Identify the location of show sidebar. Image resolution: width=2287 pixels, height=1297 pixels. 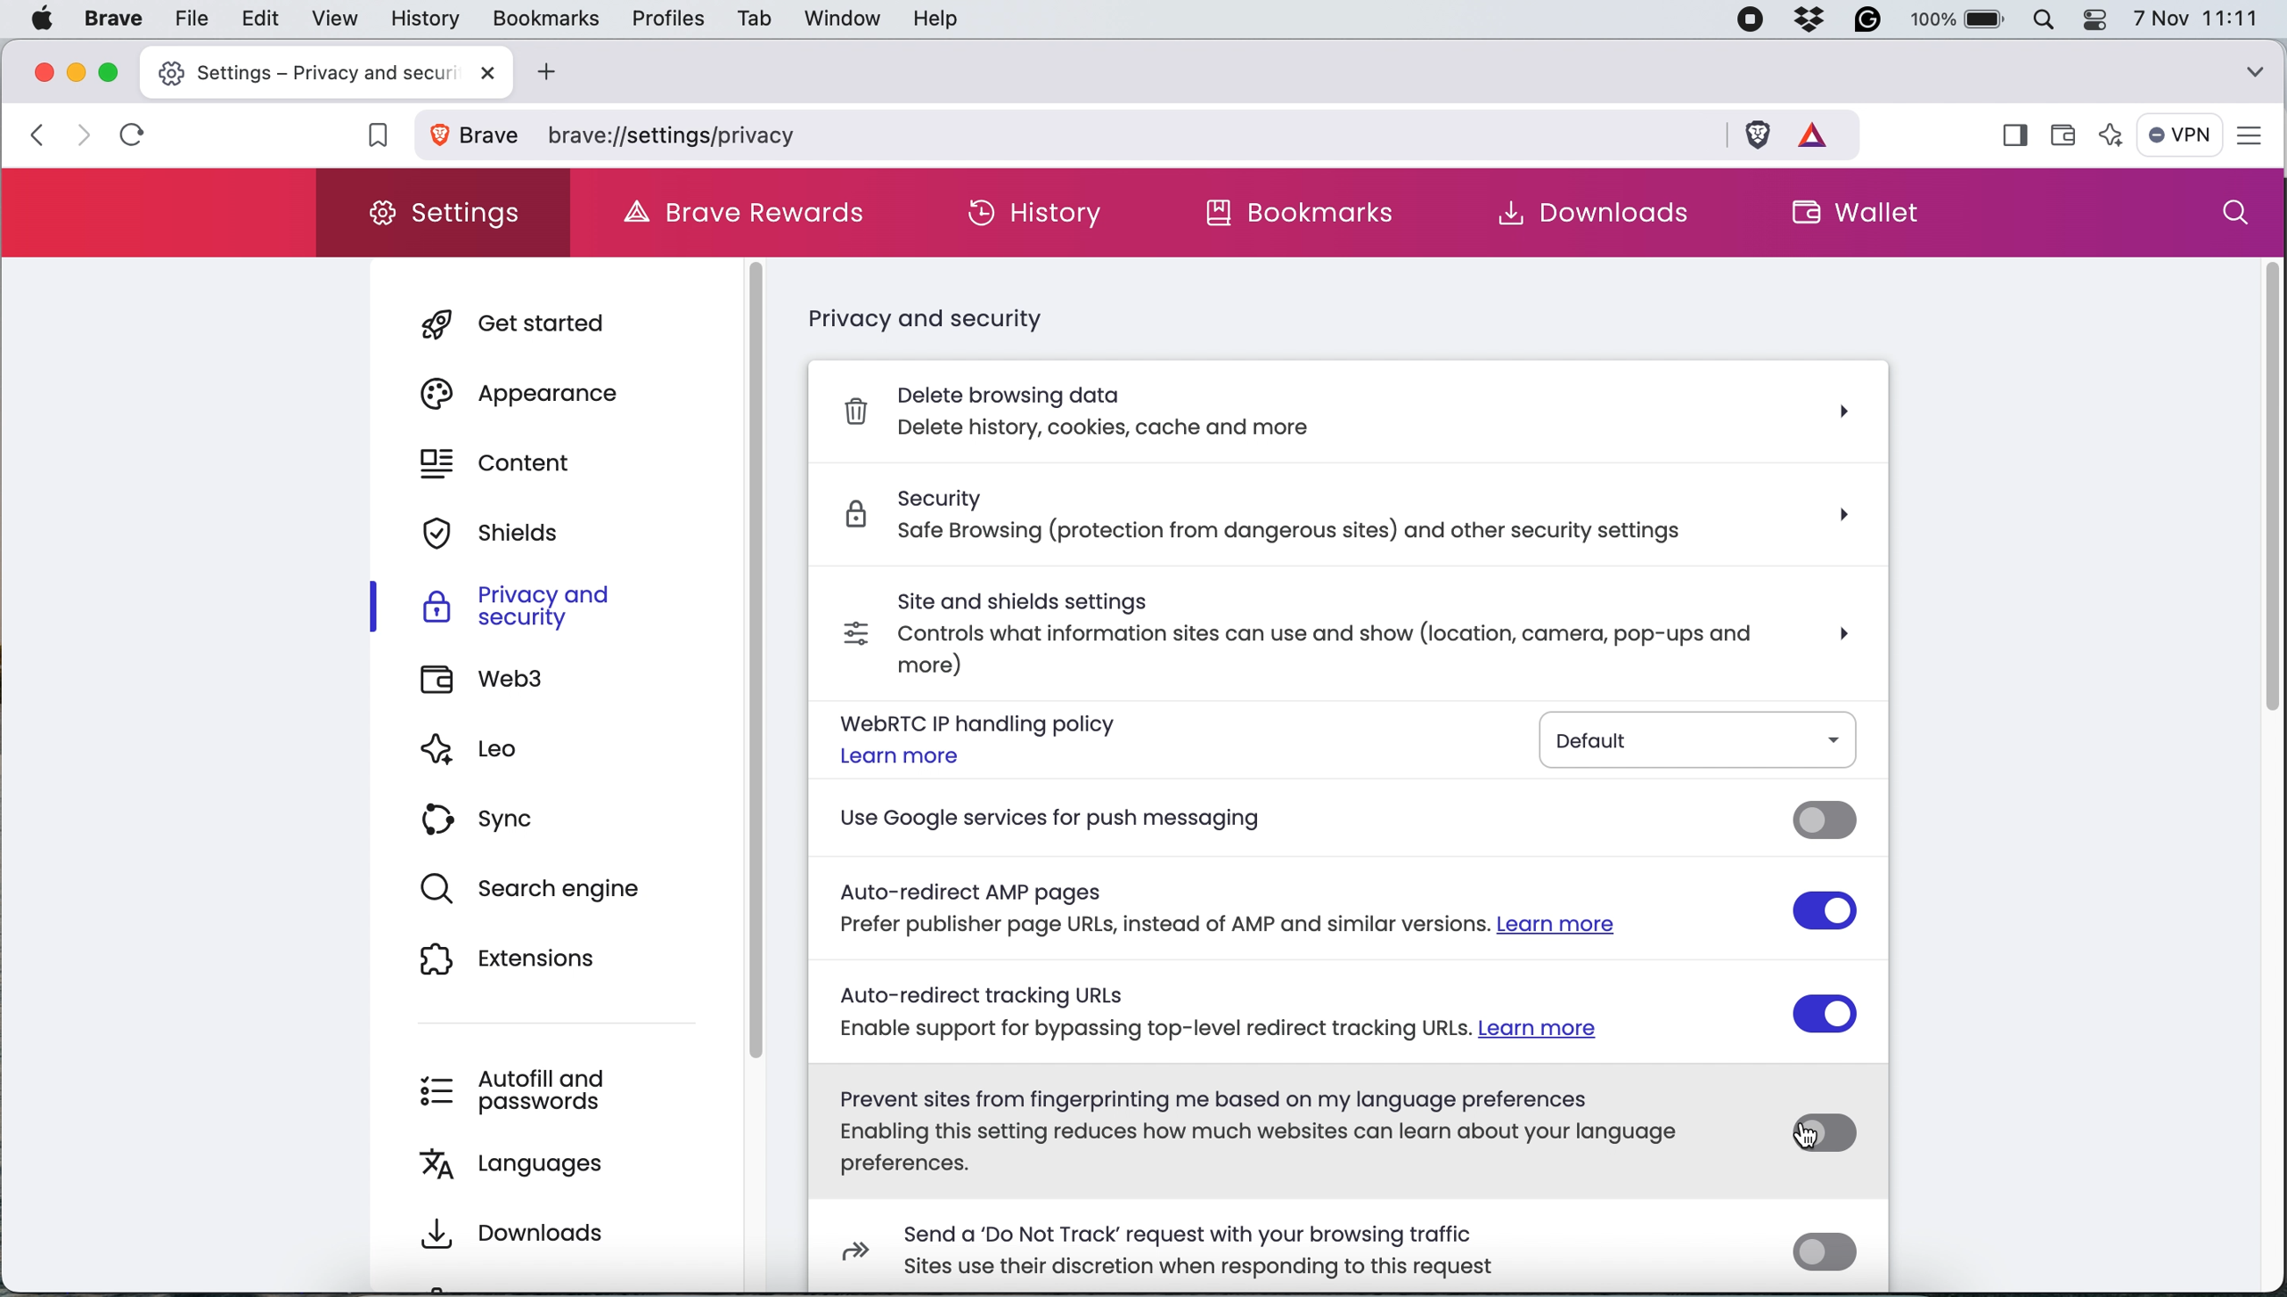
(2013, 137).